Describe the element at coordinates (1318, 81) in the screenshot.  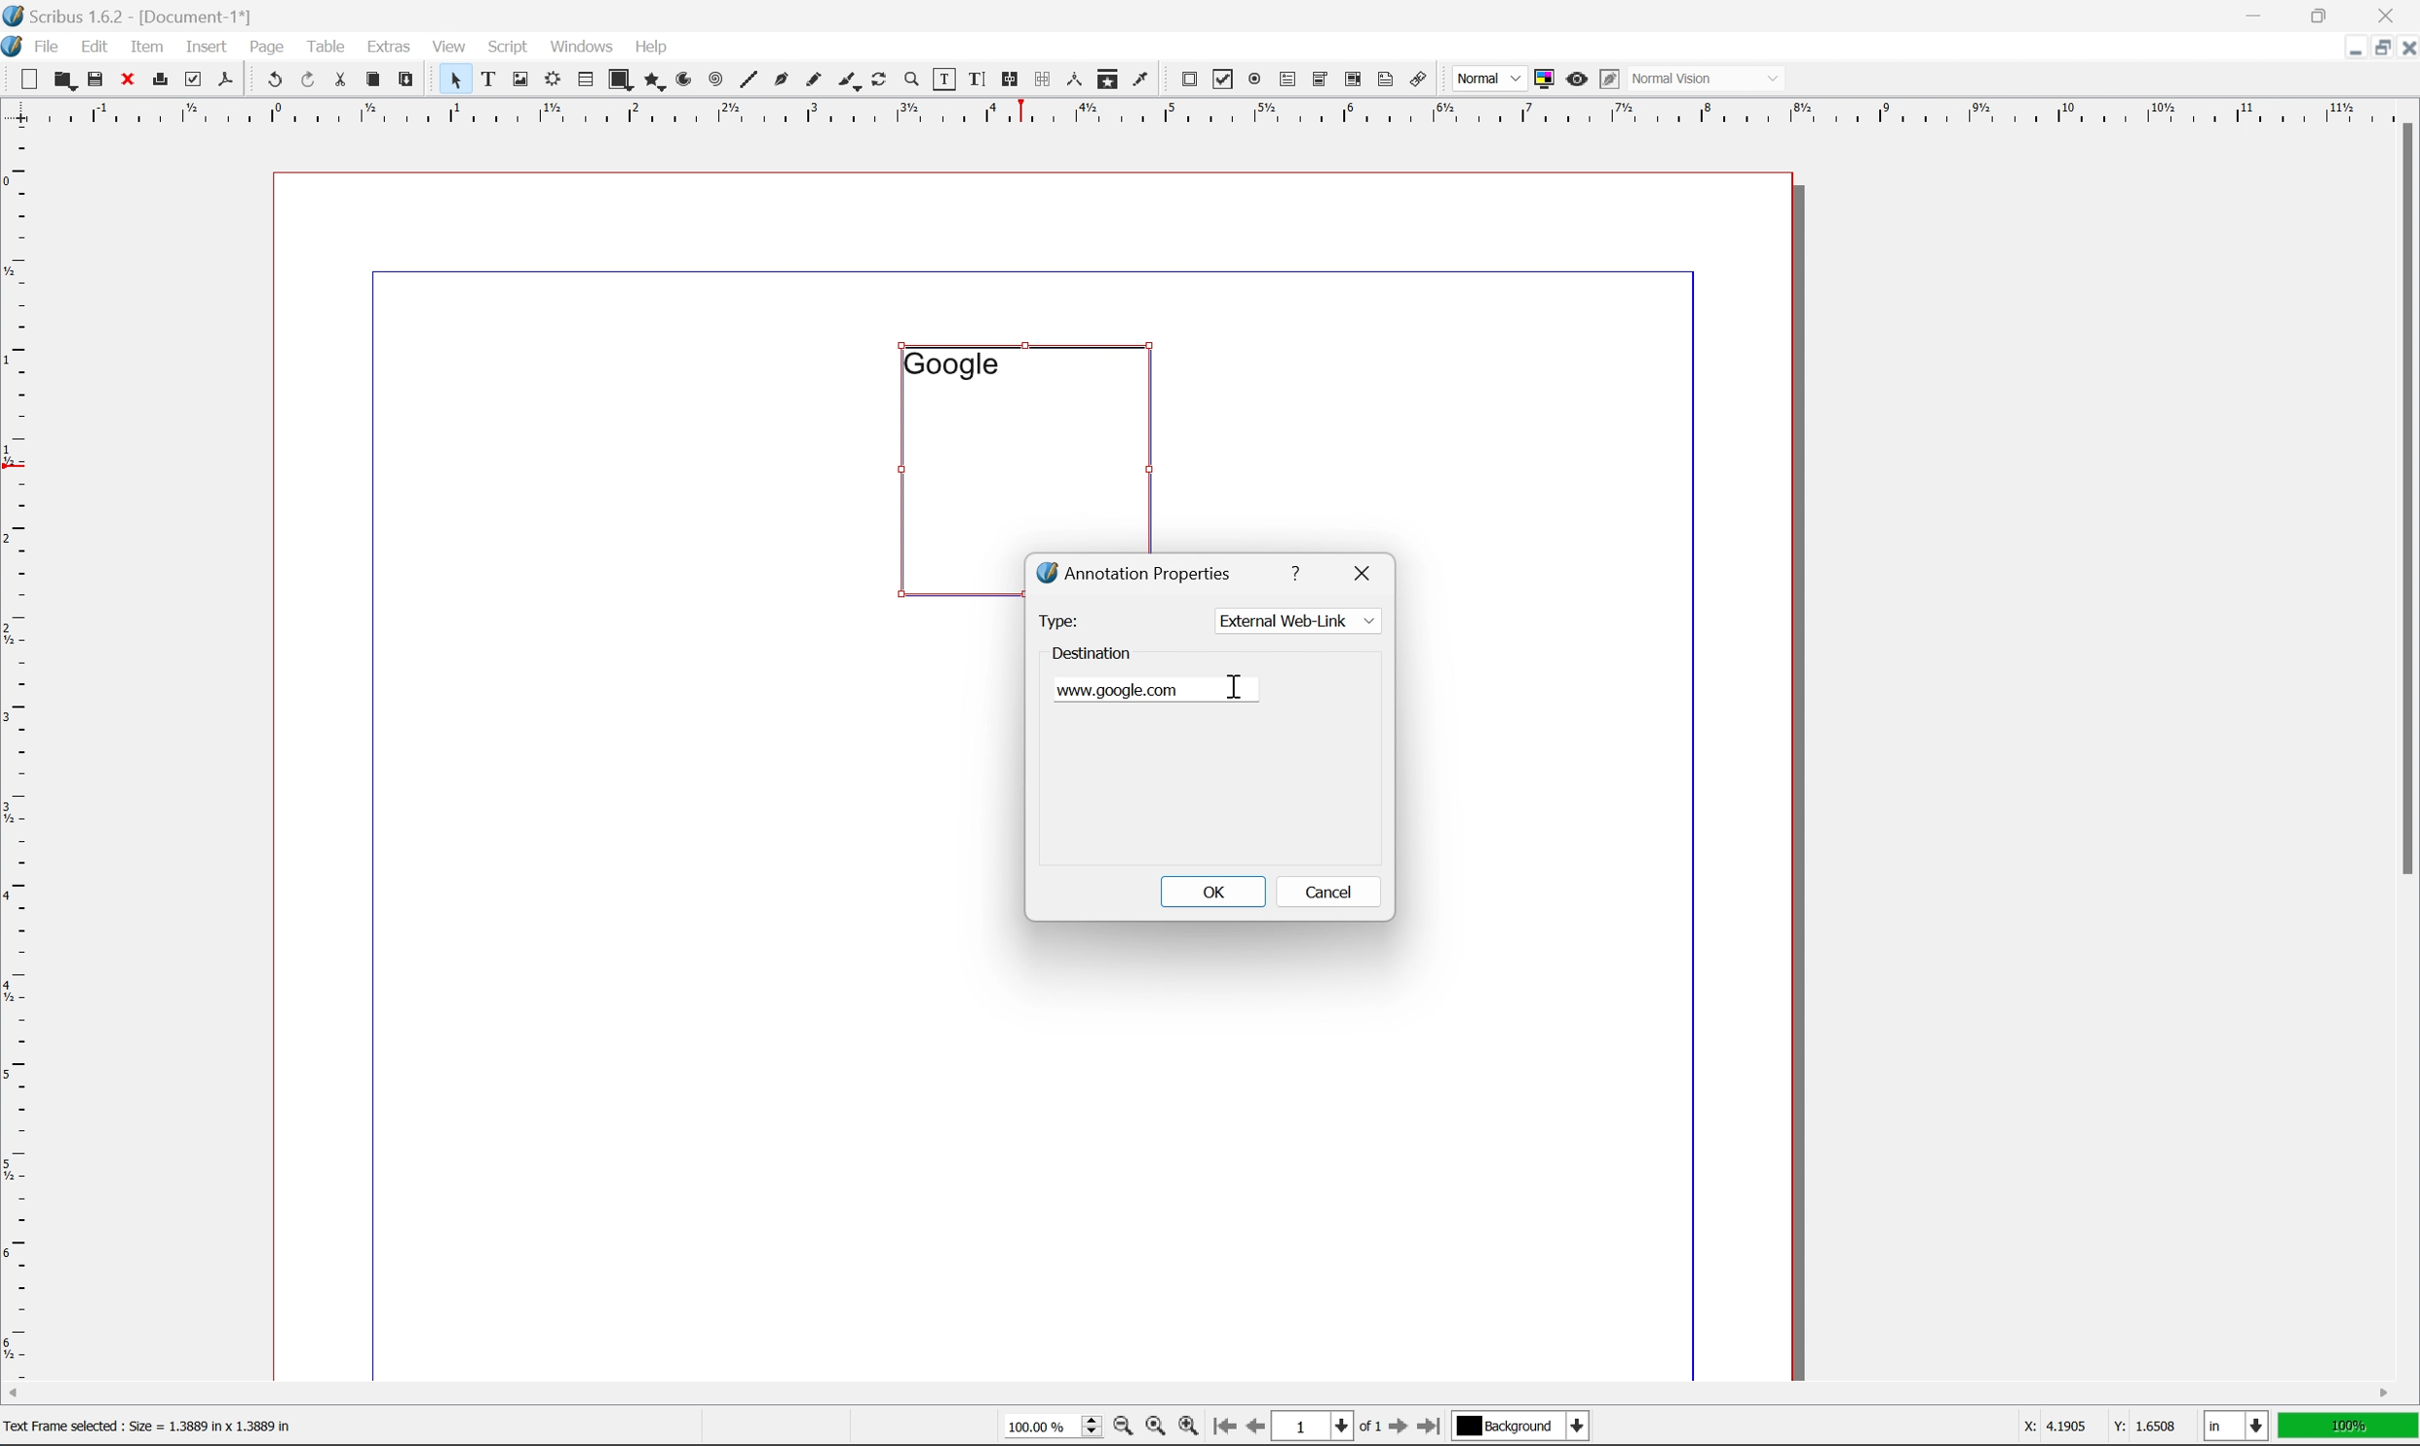
I see `pdf combo box` at that location.